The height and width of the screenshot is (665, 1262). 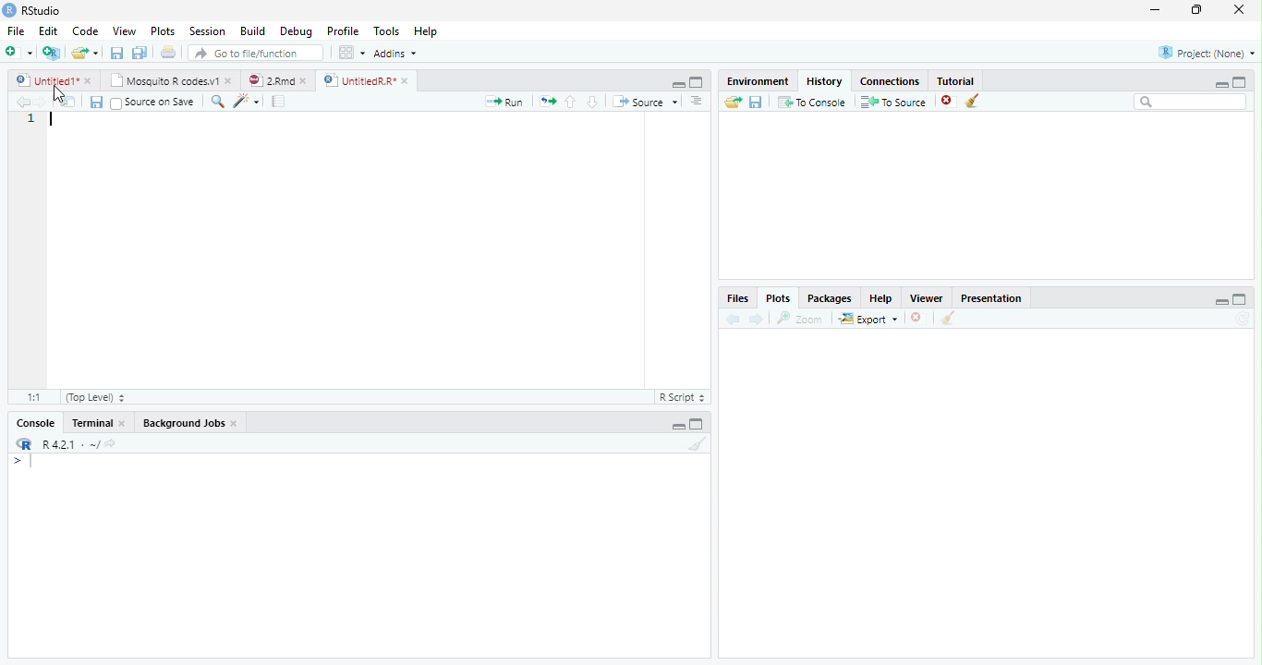 What do you see at coordinates (697, 424) in the screenshot?
I see `Maximize` at bounding box center [697, 424].